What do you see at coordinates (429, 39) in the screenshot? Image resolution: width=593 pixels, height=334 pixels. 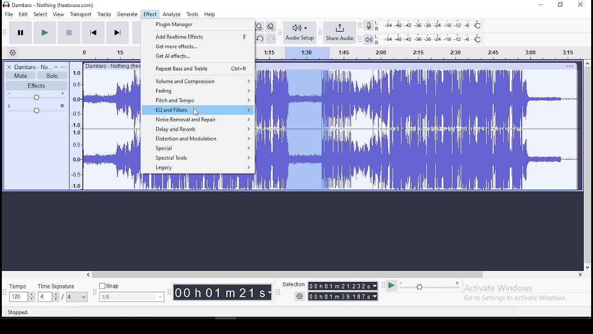 I see `playback level` at bounding box center [429, 39].